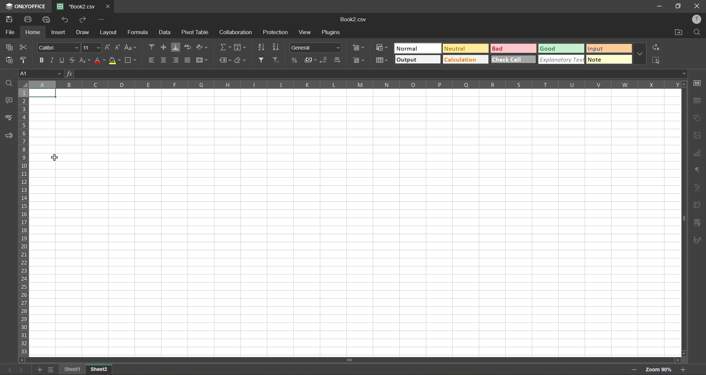  Describe the element at coordinates (57, 47) in the screenshot. I see `font style` at that location.